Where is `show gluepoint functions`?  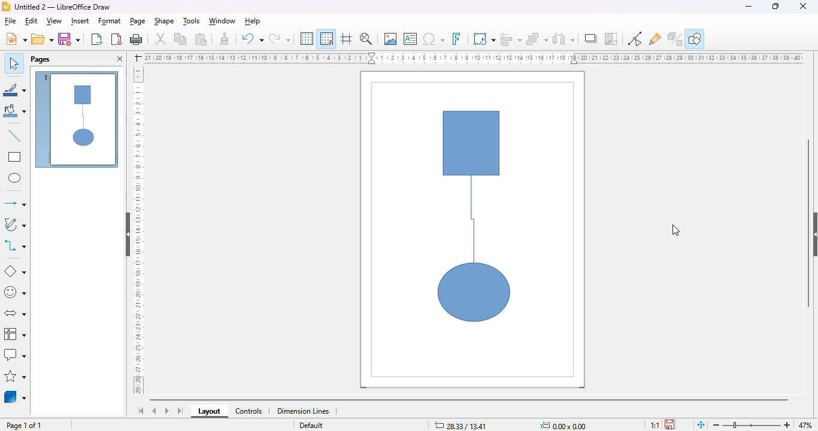 show gluepoint functions is located at coordinates (655, 40).